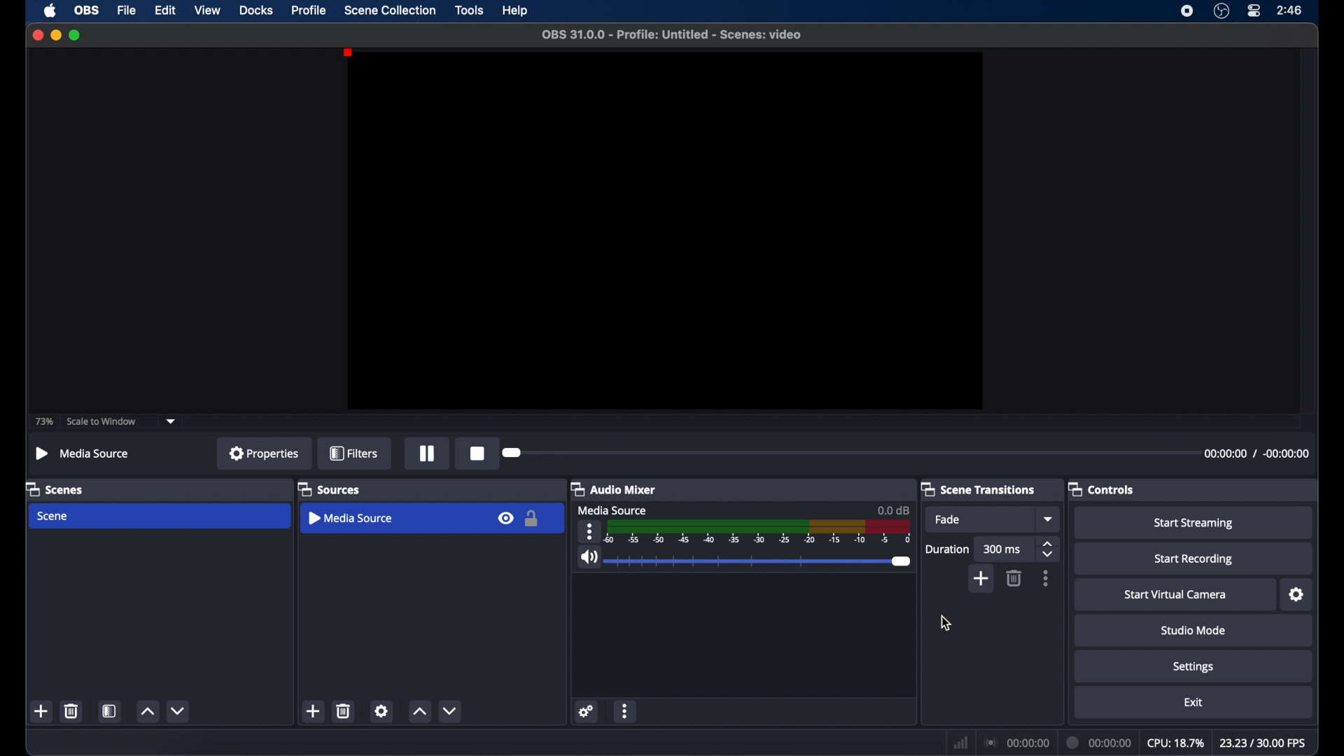 The height and width of the screenshot is (756, 1344). Describe the element at coordinates (55, 34) in the screenshot. I see `minimize` at that location.